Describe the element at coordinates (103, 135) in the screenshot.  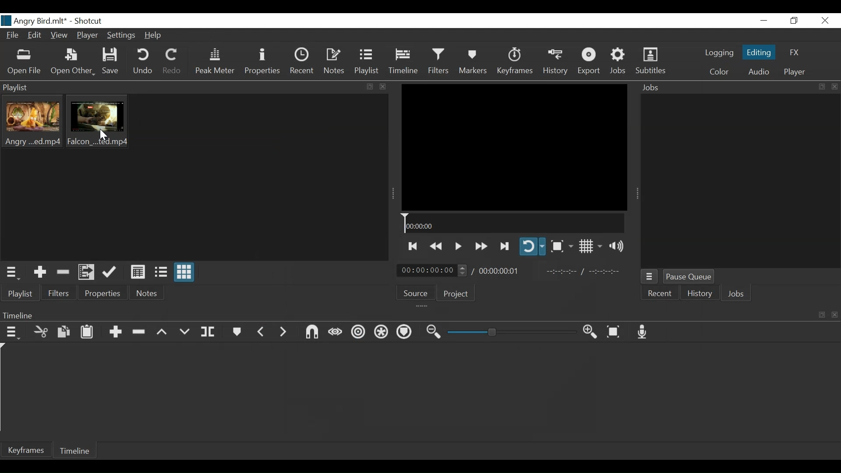
I see `Cursor` at that location.